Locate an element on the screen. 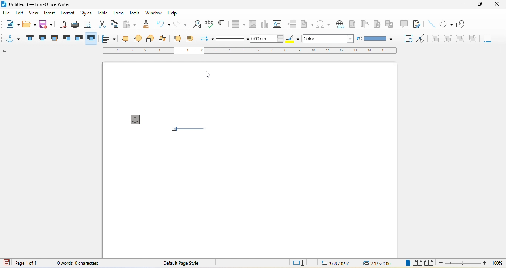 The image size is (506, 268). optimal is located at coordinates (55, 38).